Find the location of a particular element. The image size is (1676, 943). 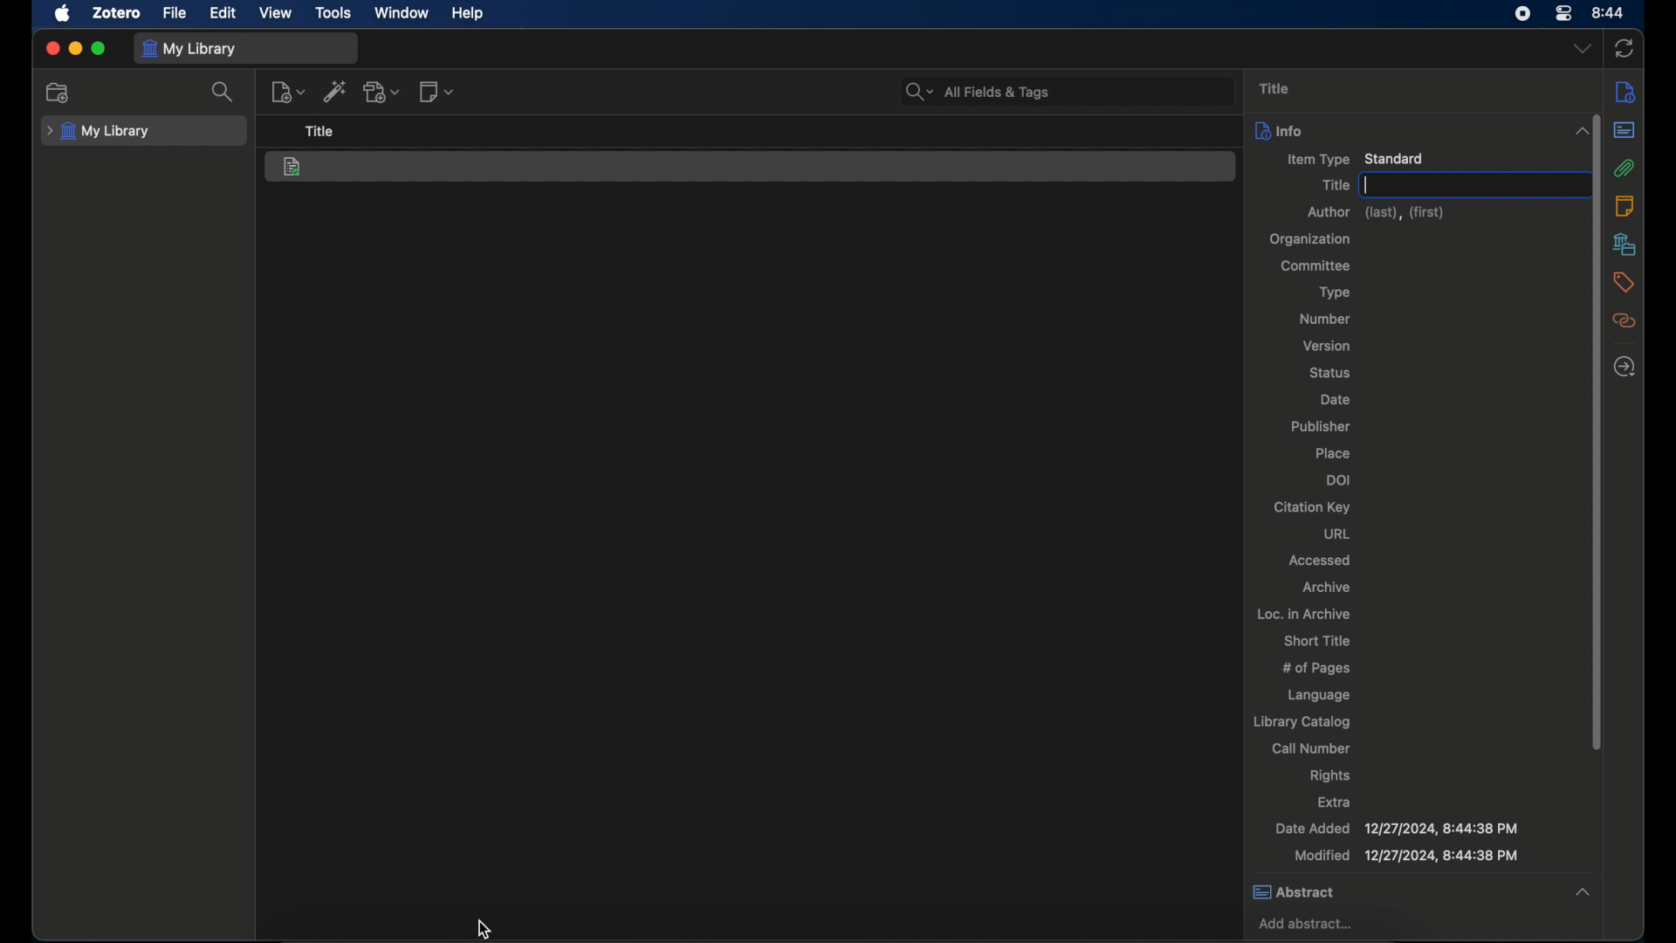

author is located at coordinates (1373, 213).